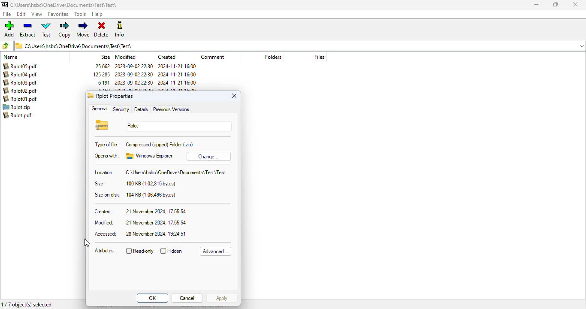 Image resolution: width=586 pixels, height=309 pixels. Describe the element at coordinates (171, 251) in the screenshot. I see `hidden` at that location.